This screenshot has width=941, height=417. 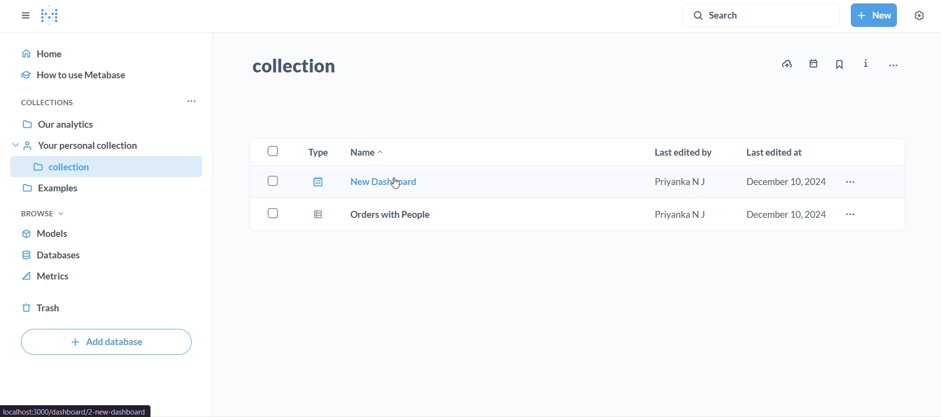 I want to click on close sidebar, so click(x=25, y=16).